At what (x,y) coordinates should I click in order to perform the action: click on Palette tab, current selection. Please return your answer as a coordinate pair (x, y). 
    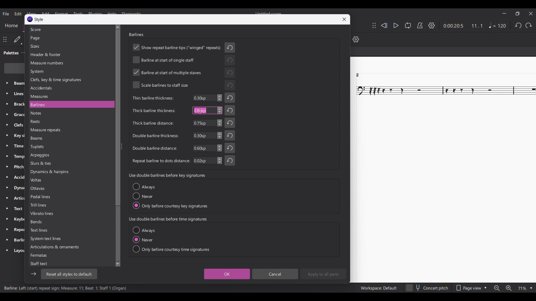
    Looking at the image, I should click on (10, 53).